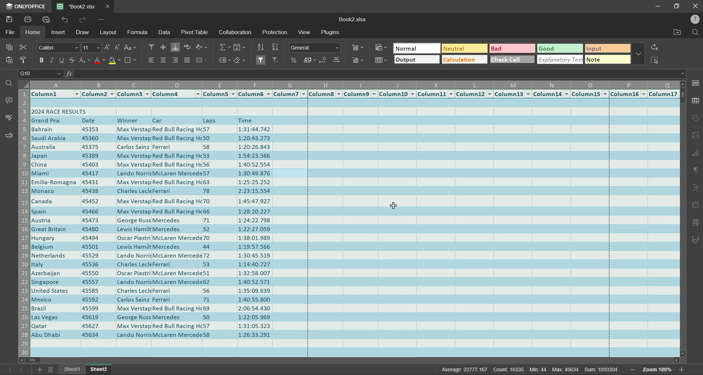 The height and width of the screenshot is (375, 703). I want to click on Column 17, so click(664, 94).